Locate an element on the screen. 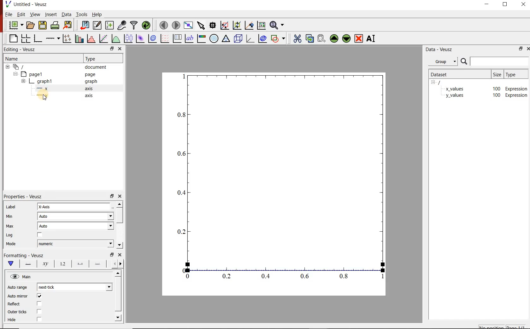  hide is located at coordinates (435, 83).